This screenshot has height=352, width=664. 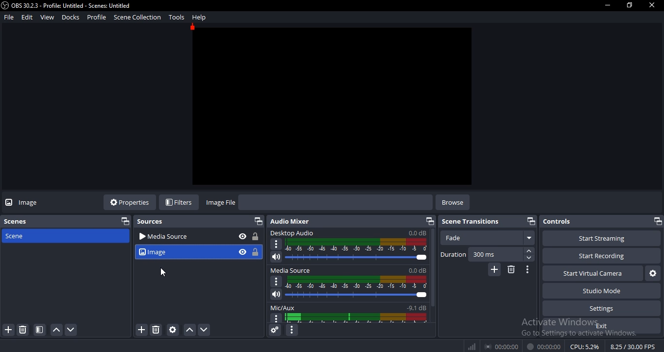 I want to click on audio mixer, so click(x=291, y=222).